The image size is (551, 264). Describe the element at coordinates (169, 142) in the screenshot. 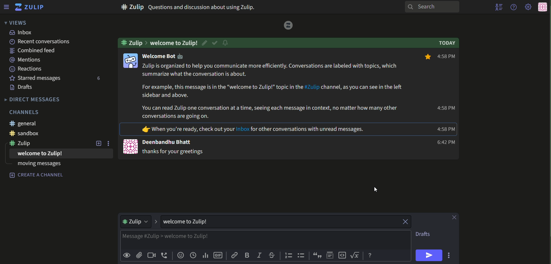

I see `text` at that location.